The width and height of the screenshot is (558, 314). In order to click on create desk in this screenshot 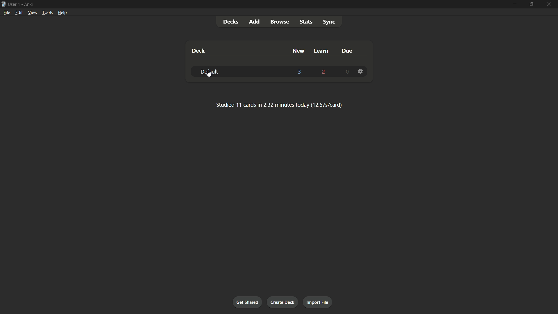, I will do `click(282, 302)`.